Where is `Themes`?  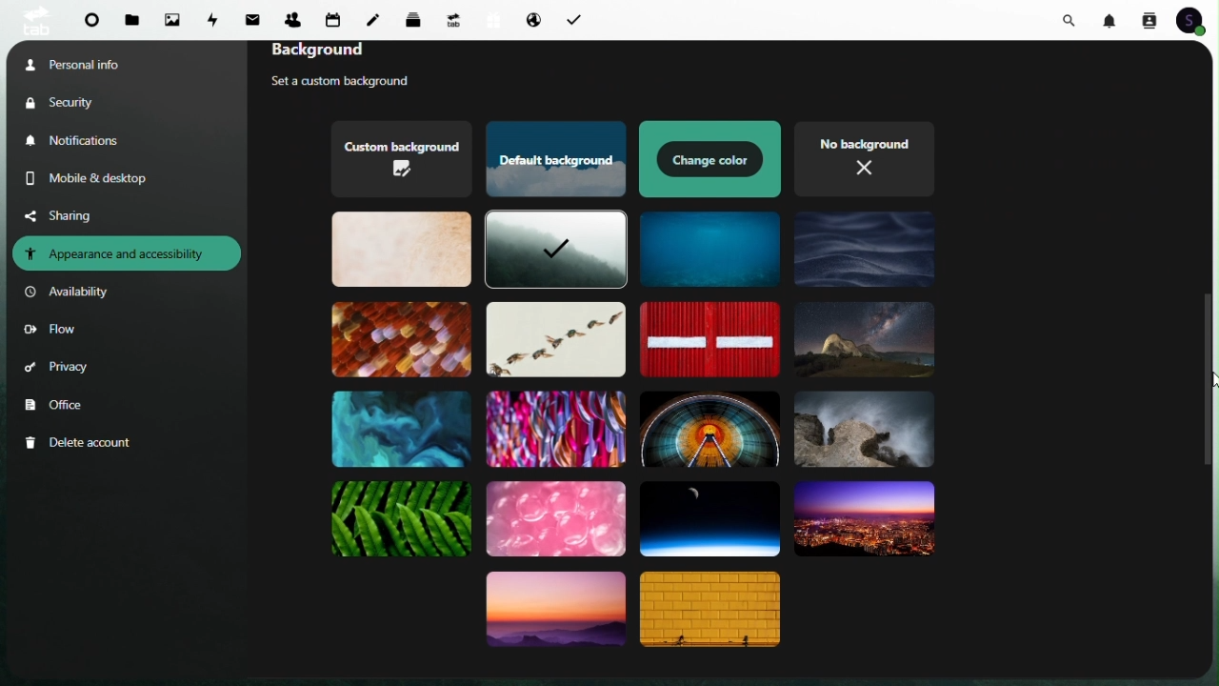 Themes is located at coordinates (403, 520).